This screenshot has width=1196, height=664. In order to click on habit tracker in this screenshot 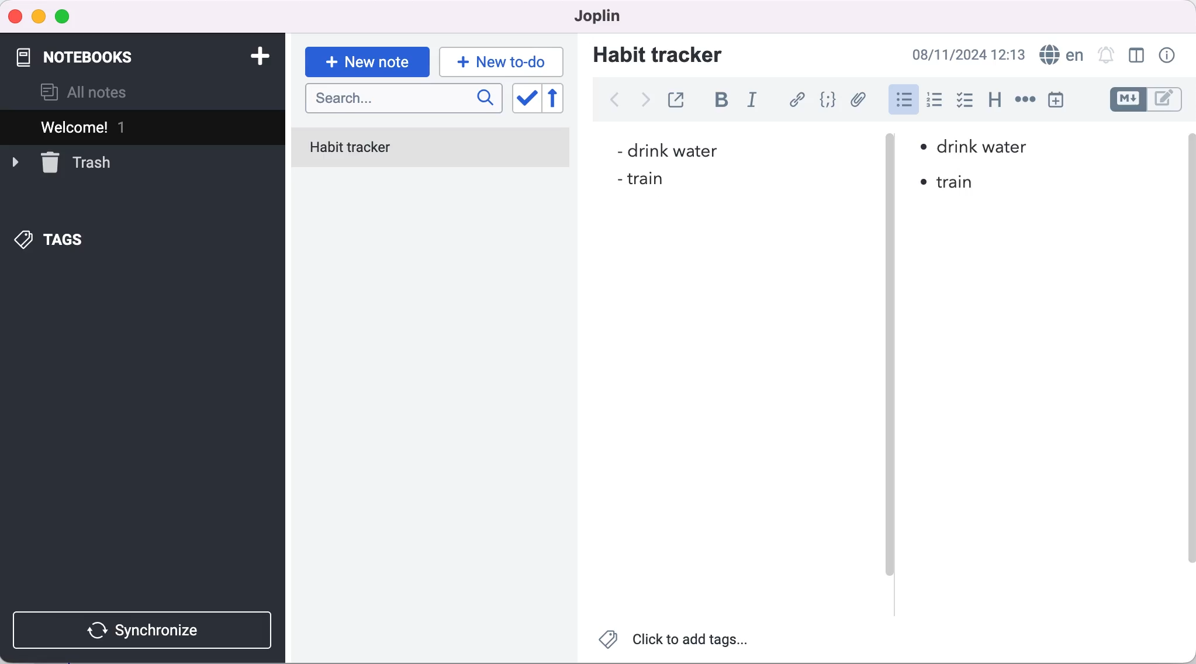, I will do `click(431, 149)`.